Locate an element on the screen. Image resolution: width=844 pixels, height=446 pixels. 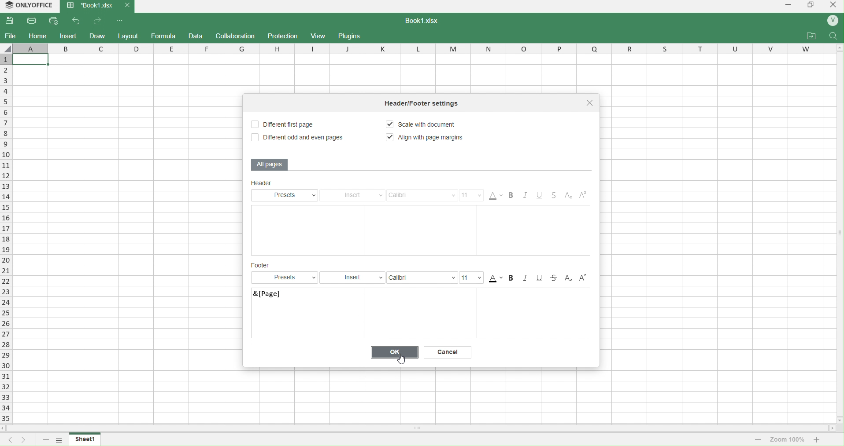
cursor is located at coordinates (402, 359).